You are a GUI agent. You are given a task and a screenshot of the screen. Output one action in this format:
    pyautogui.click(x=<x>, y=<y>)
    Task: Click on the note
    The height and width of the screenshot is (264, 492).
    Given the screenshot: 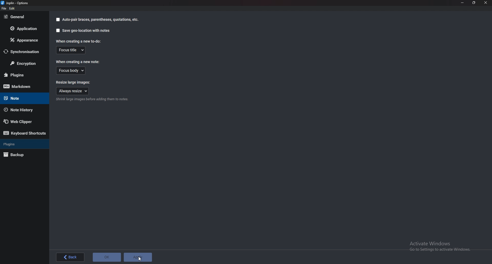 What is the action you would take?
    pyautogui.click(x=21, y=98)
    